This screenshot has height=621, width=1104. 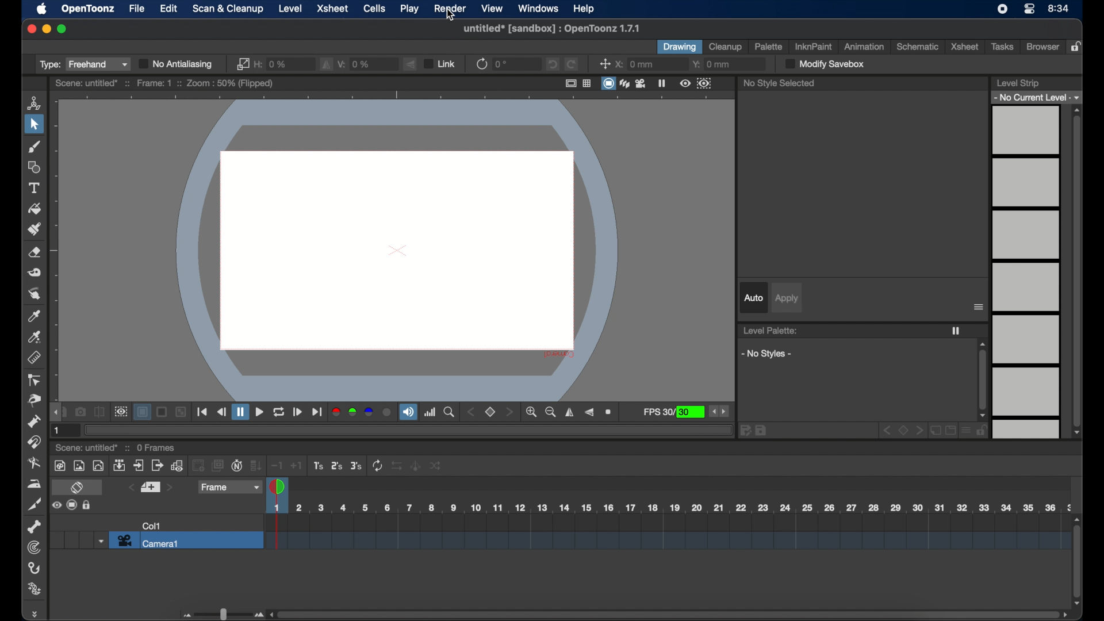 What do you see at coordinates (219, 466) in the screenshot?
I see `` at bounding box center [219, 466].